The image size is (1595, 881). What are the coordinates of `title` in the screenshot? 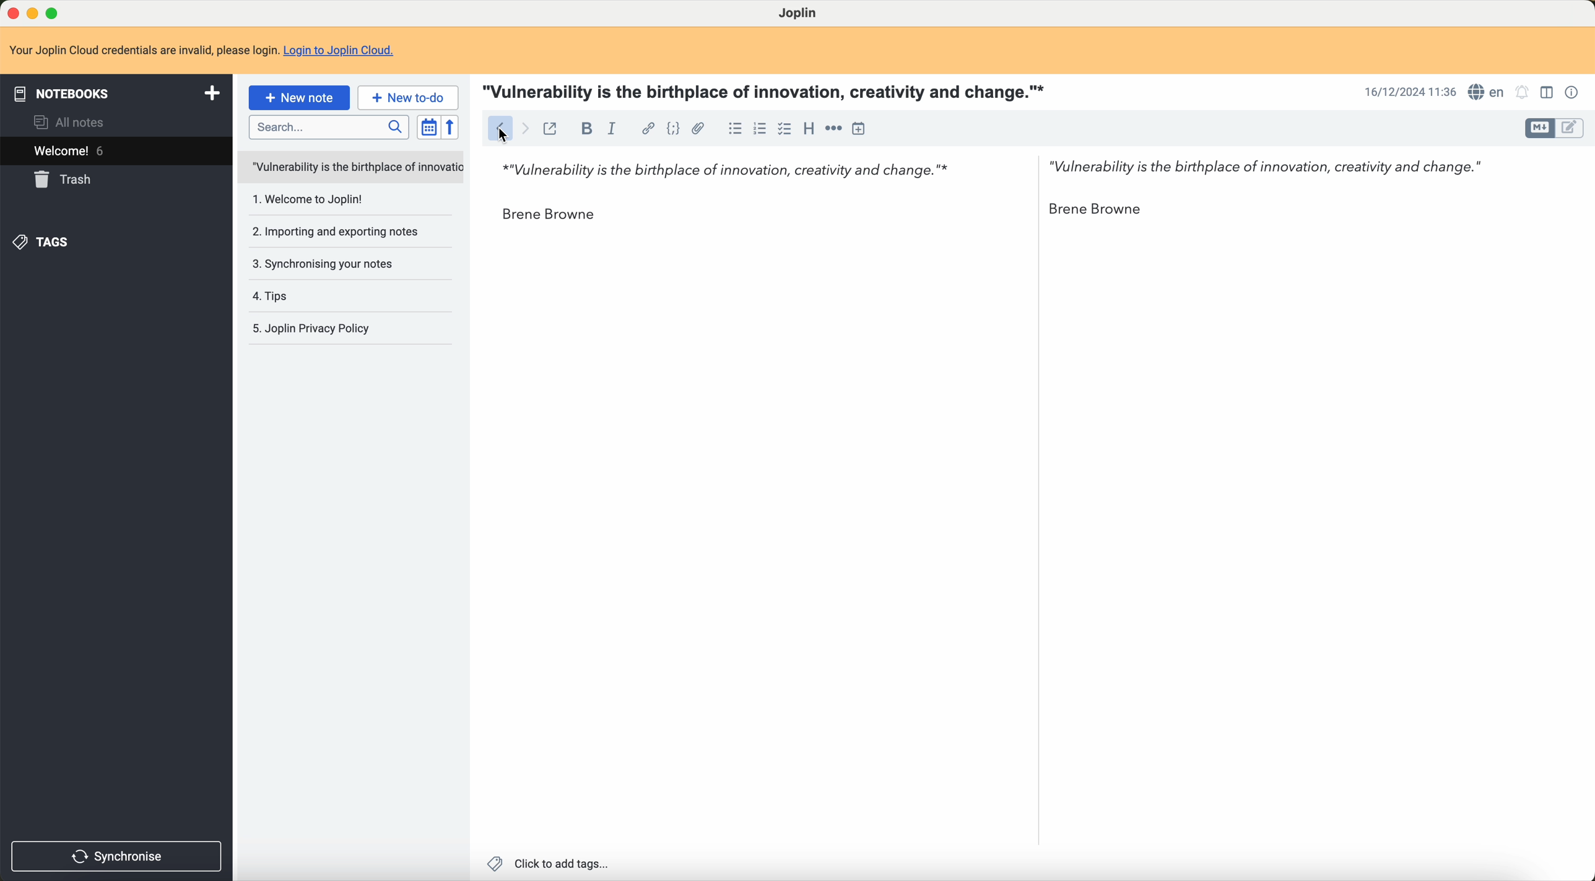 It's located at (768, 92).